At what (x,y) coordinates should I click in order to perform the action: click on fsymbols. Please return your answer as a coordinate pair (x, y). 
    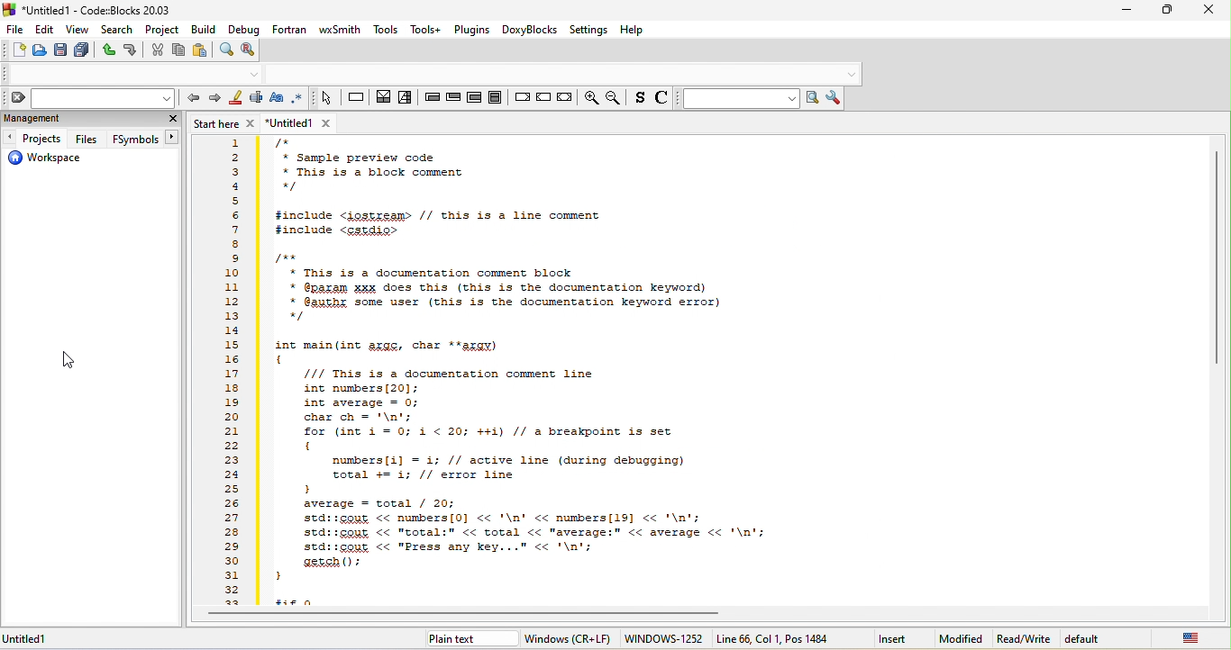
    Looking at the image, I should click on (144, 139).